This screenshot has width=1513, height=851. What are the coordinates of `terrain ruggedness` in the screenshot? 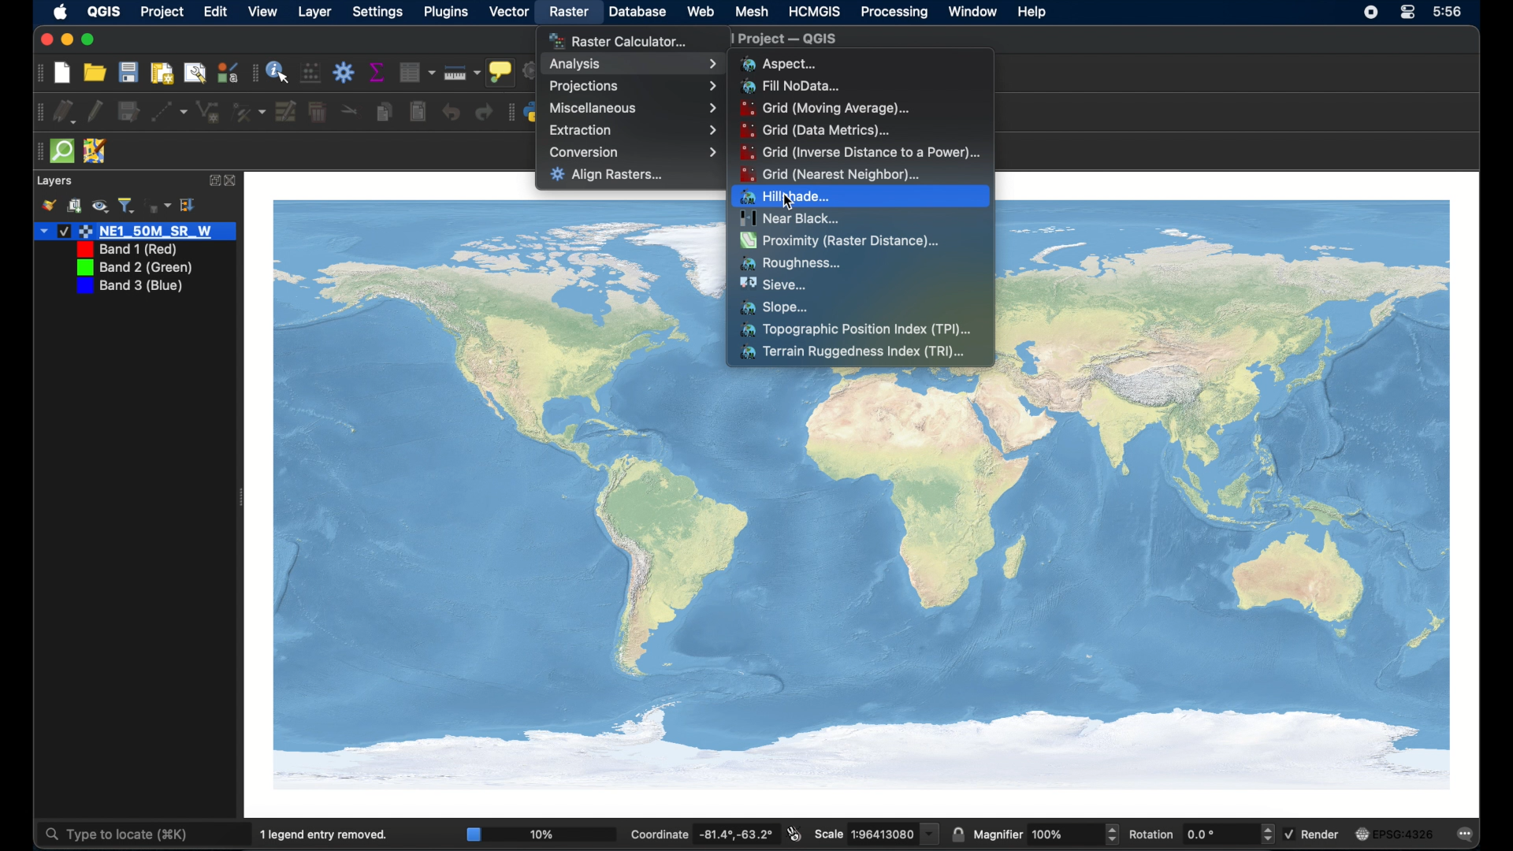 It's located at (853, 353).